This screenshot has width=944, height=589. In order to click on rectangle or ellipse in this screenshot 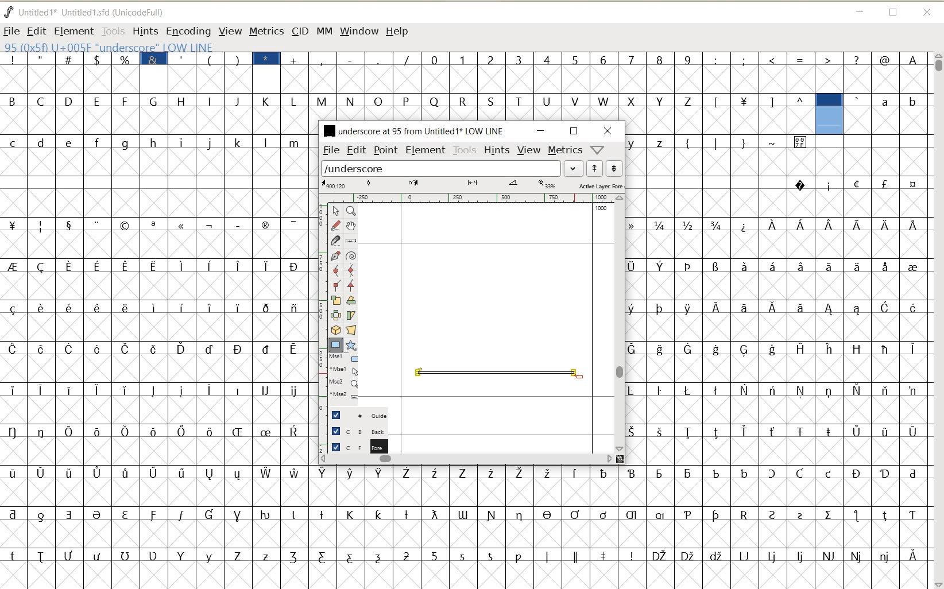, I will do `click(336, 345)`.